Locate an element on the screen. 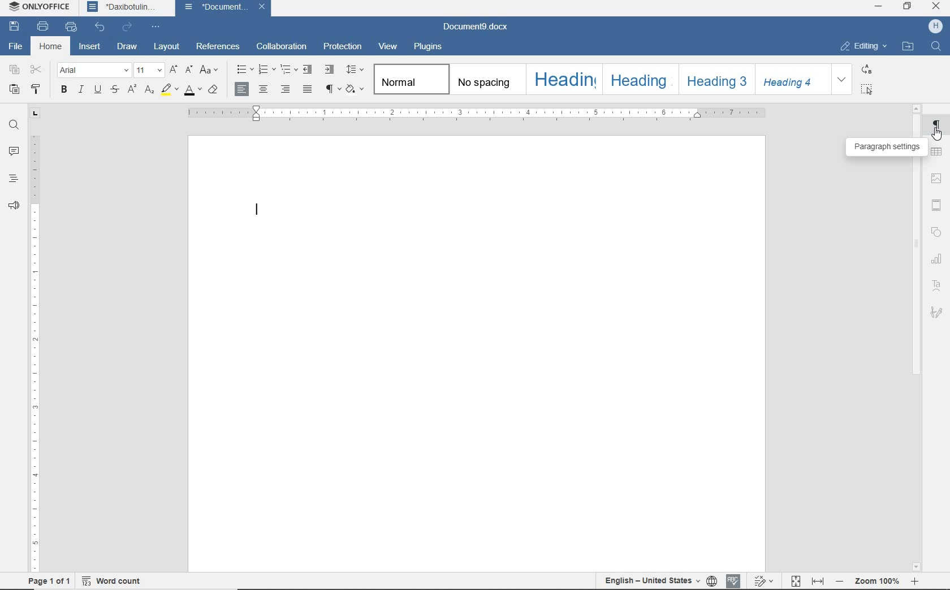 The width and height of the screenshot is (950, 590). decrease indent is located at coordinates (308, 71).